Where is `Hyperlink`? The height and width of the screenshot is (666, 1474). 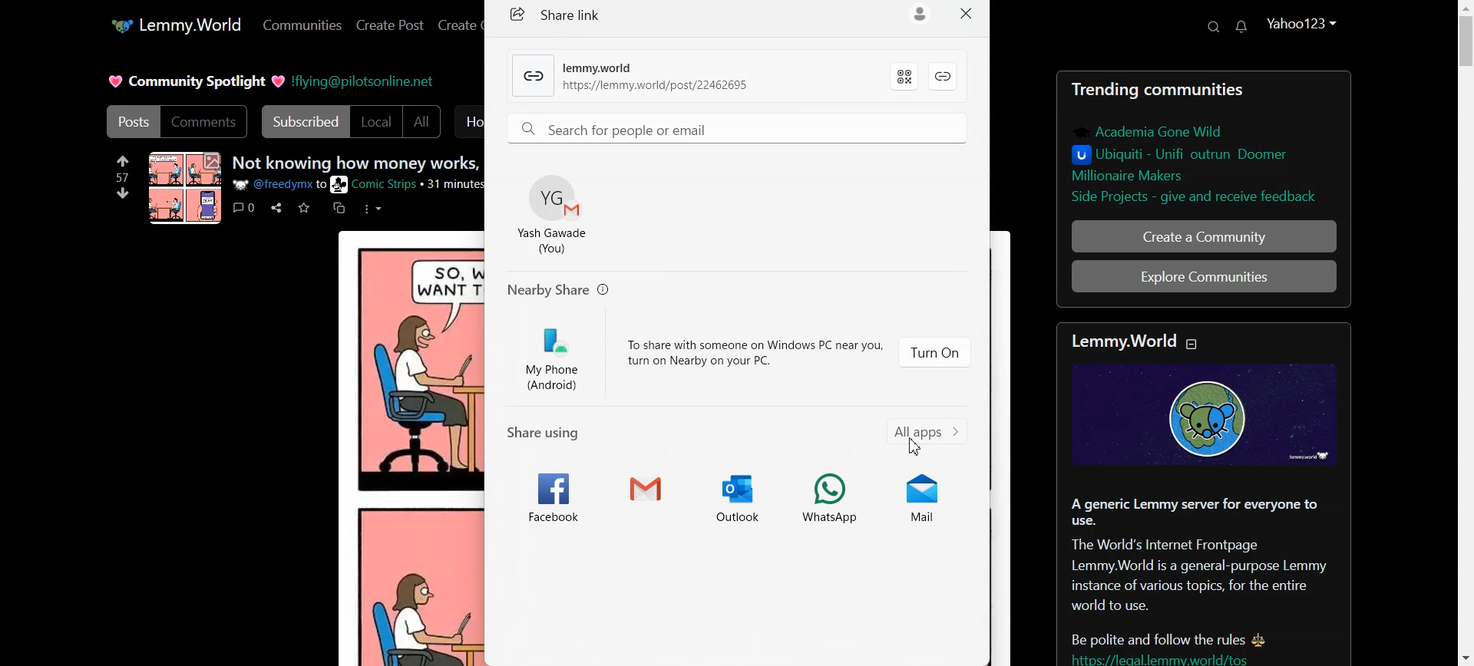 Hyperlink is located at coordinates (363, 80).